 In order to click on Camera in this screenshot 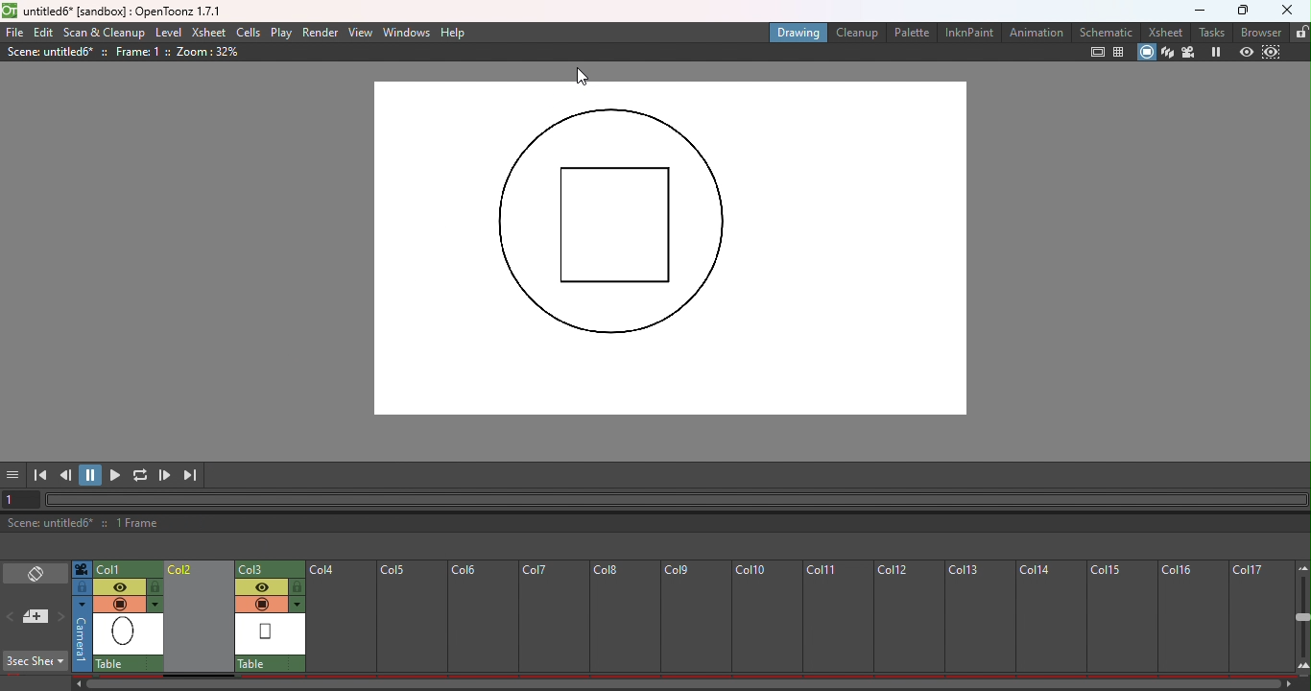, I will do `click(1190, 52)`.